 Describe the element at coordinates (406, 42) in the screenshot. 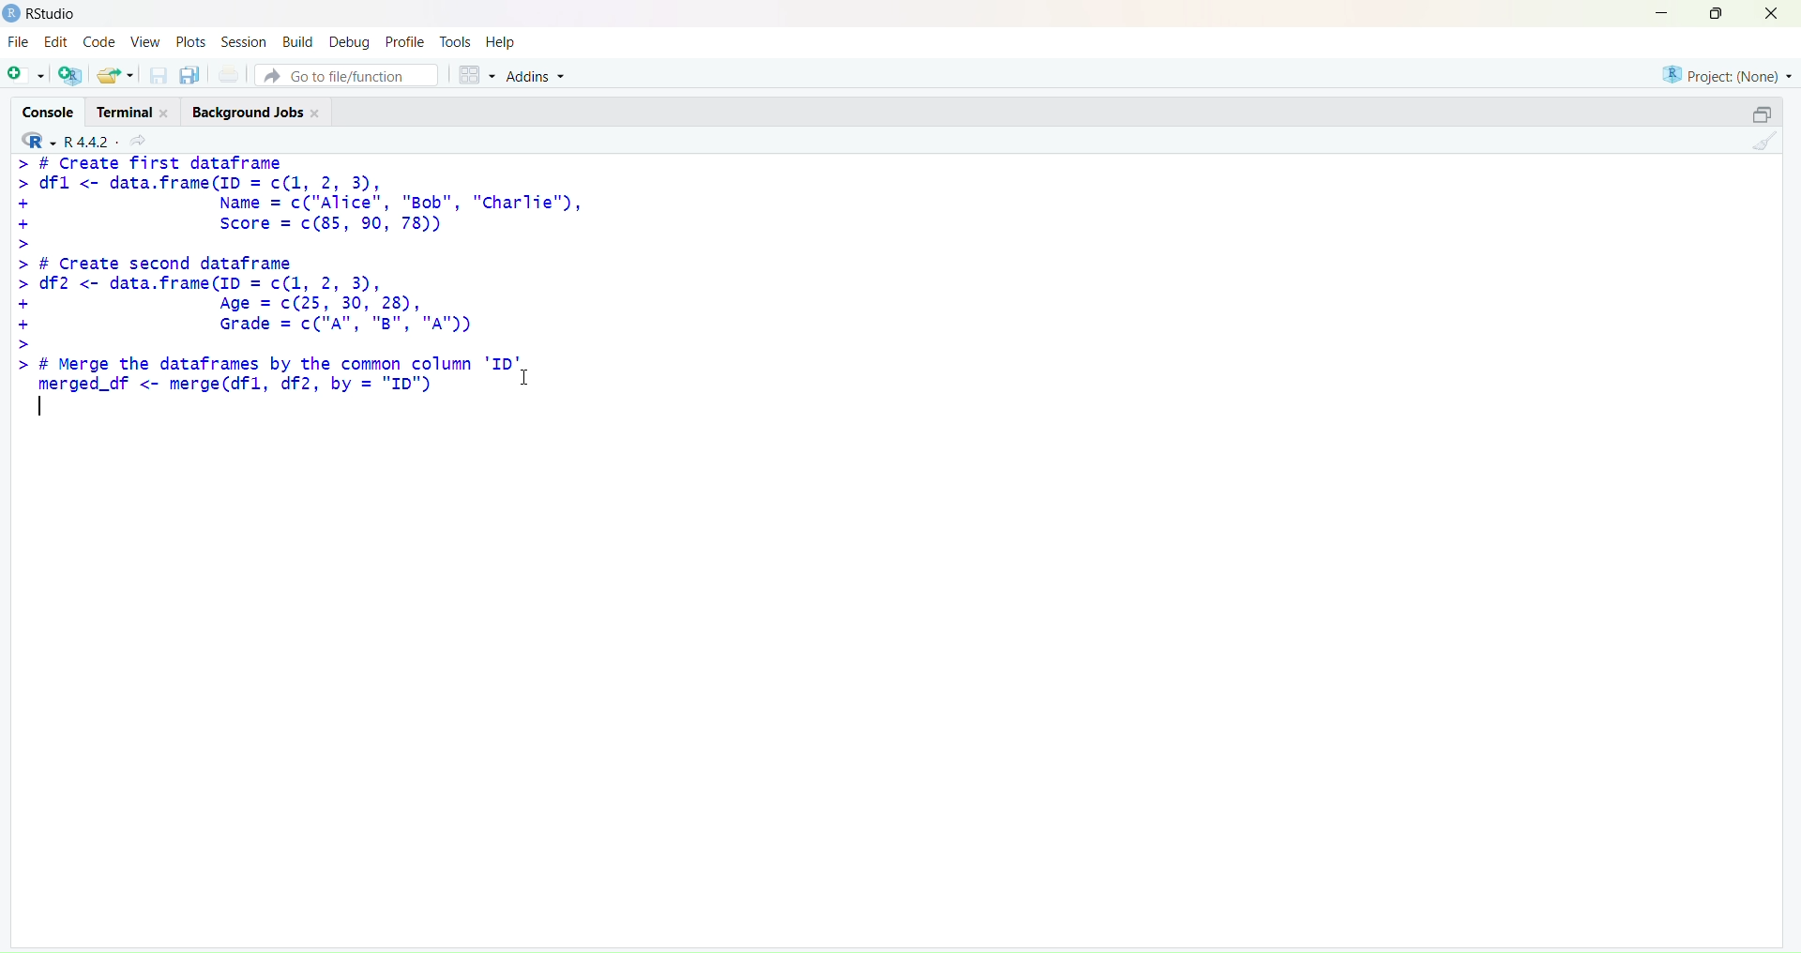

I see `Profile` at that location.